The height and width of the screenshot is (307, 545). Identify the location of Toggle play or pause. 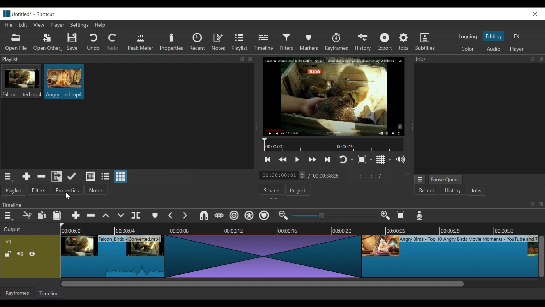
(298, 159).